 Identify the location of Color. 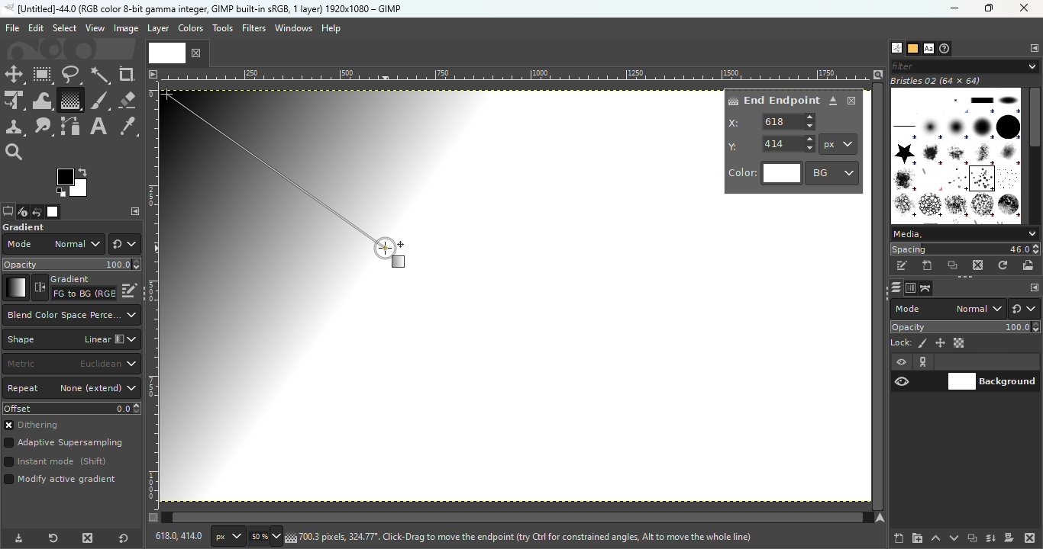
(765, 174).